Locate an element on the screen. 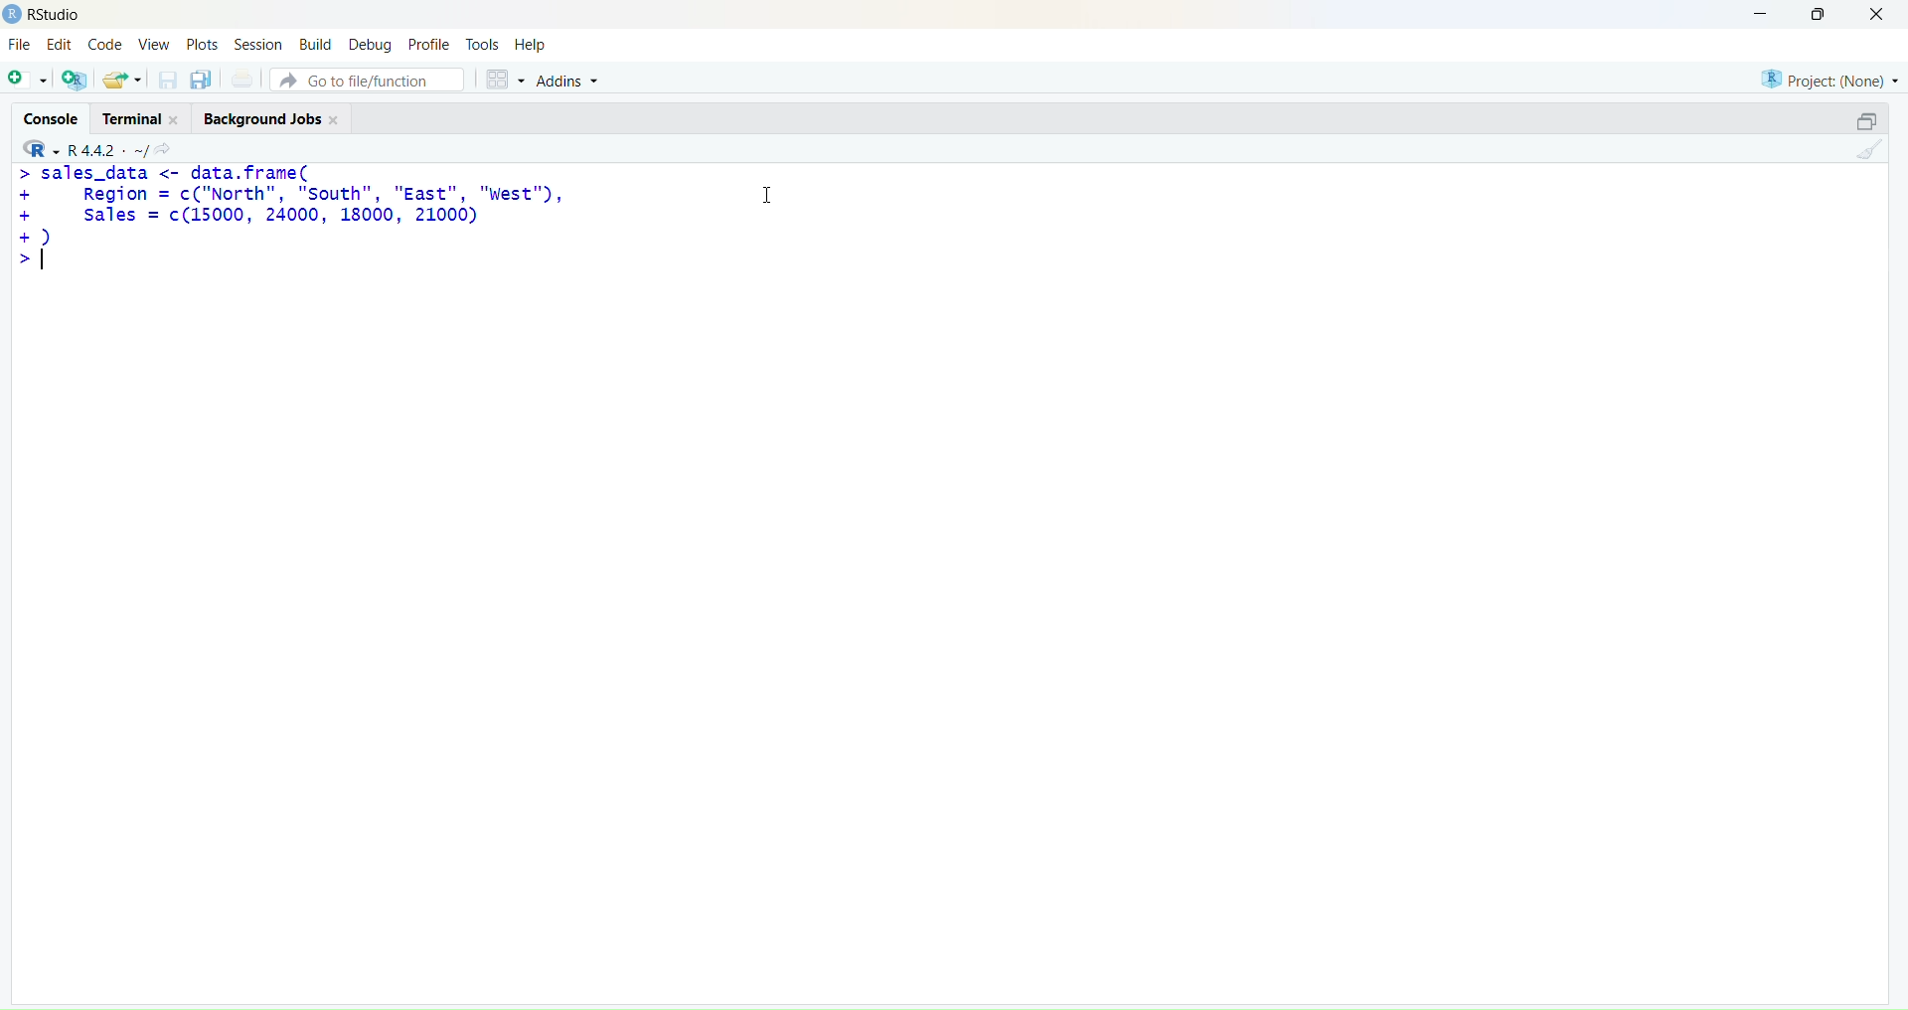 This screenshot has width=1908, height=1010. save is located at coordinates (166, 84).